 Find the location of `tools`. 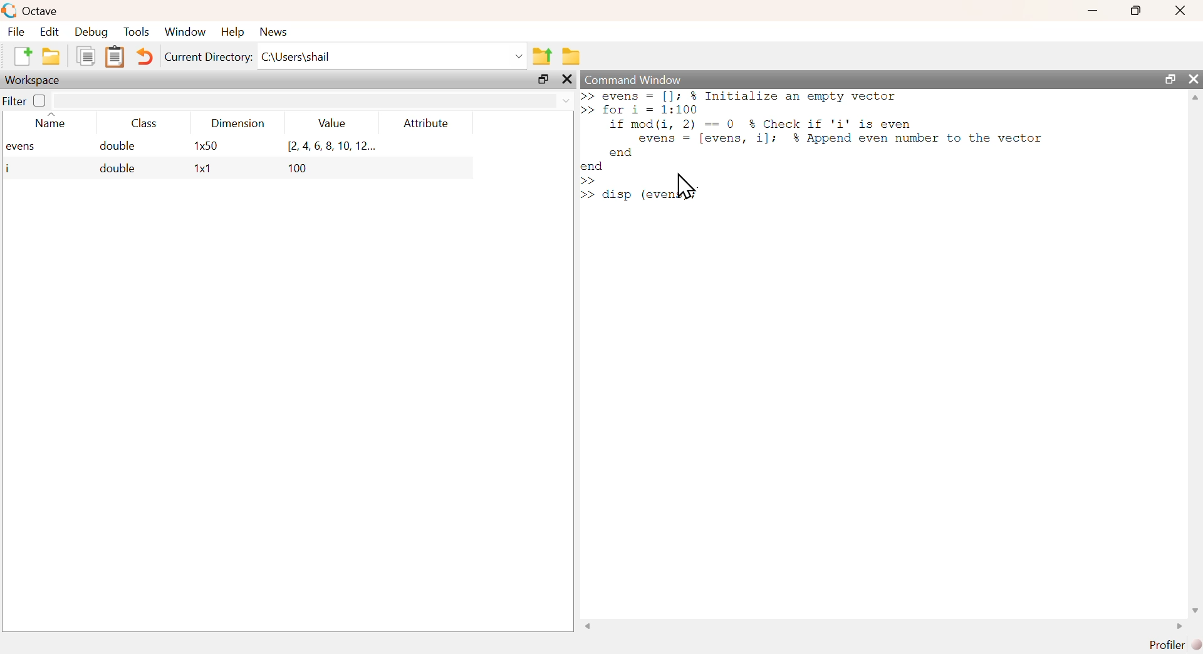

tools is located at coordinates (138, 31).